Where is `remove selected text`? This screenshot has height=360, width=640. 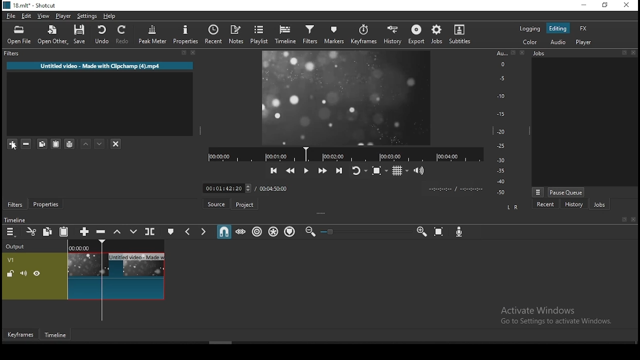
remove selected text is located at coordinates (27, 144).